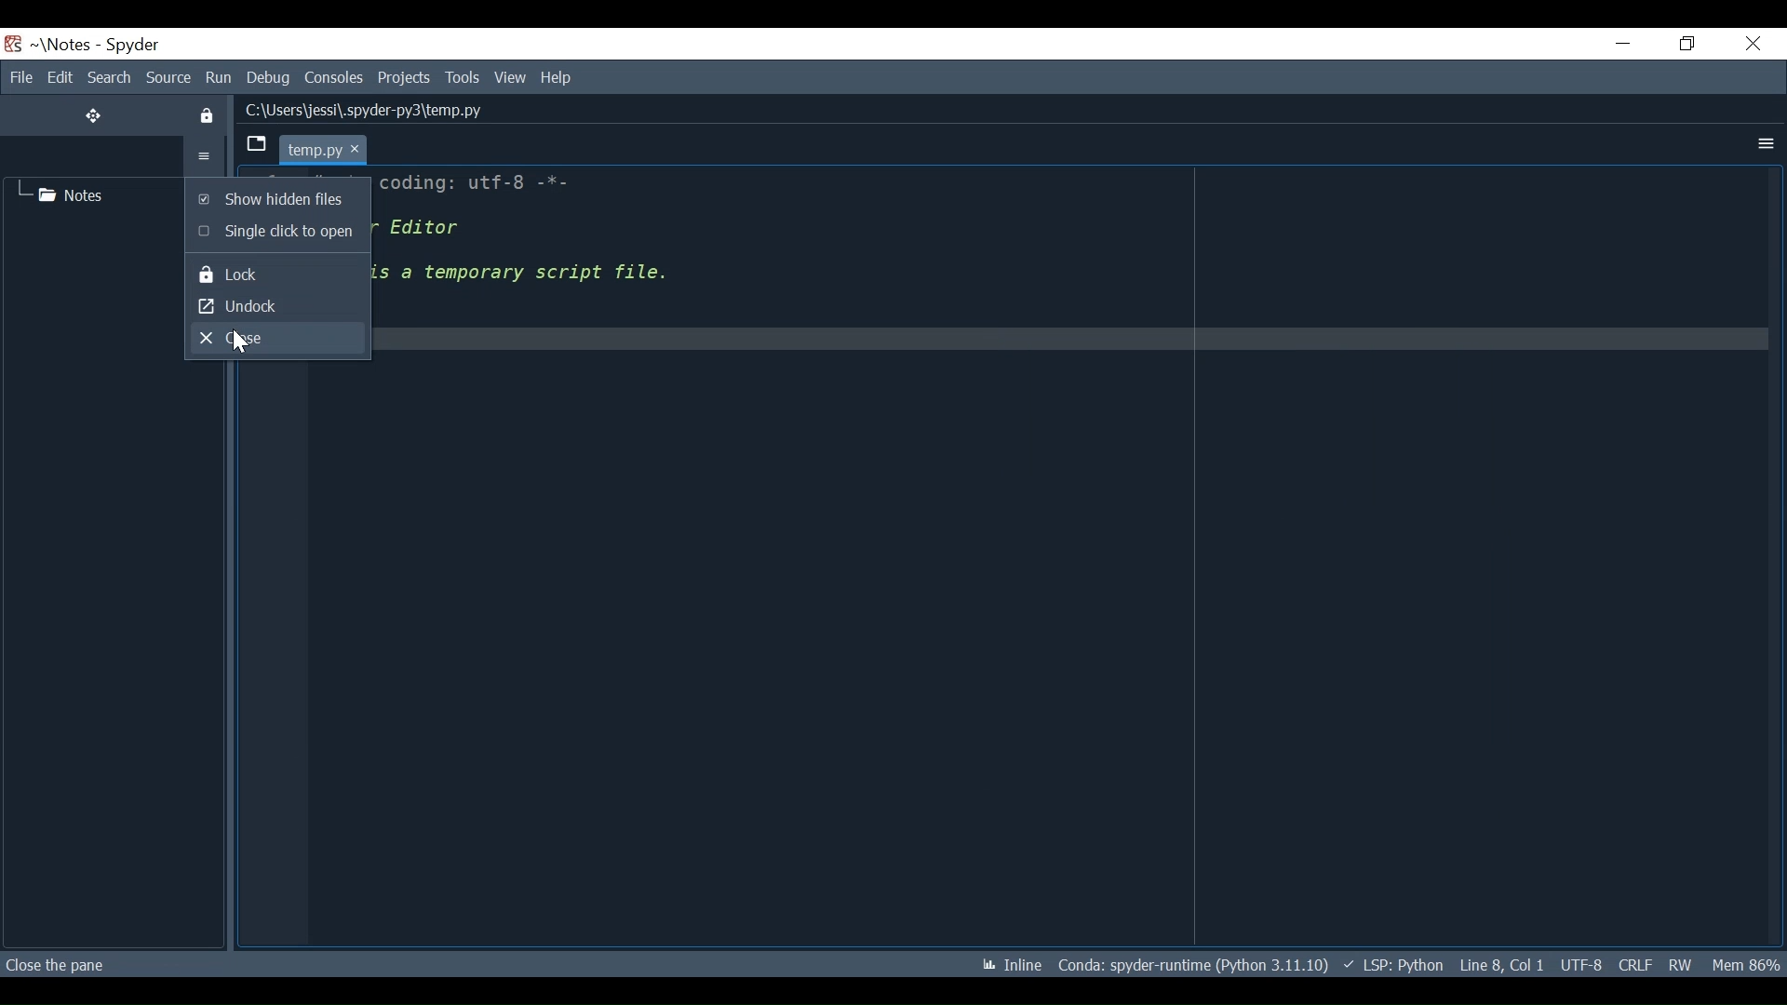  Describe the element at coordinates (1195, 968) in the screenshot. I see `Coda: spyder-runtime (Python 3.11.10)` at that location.